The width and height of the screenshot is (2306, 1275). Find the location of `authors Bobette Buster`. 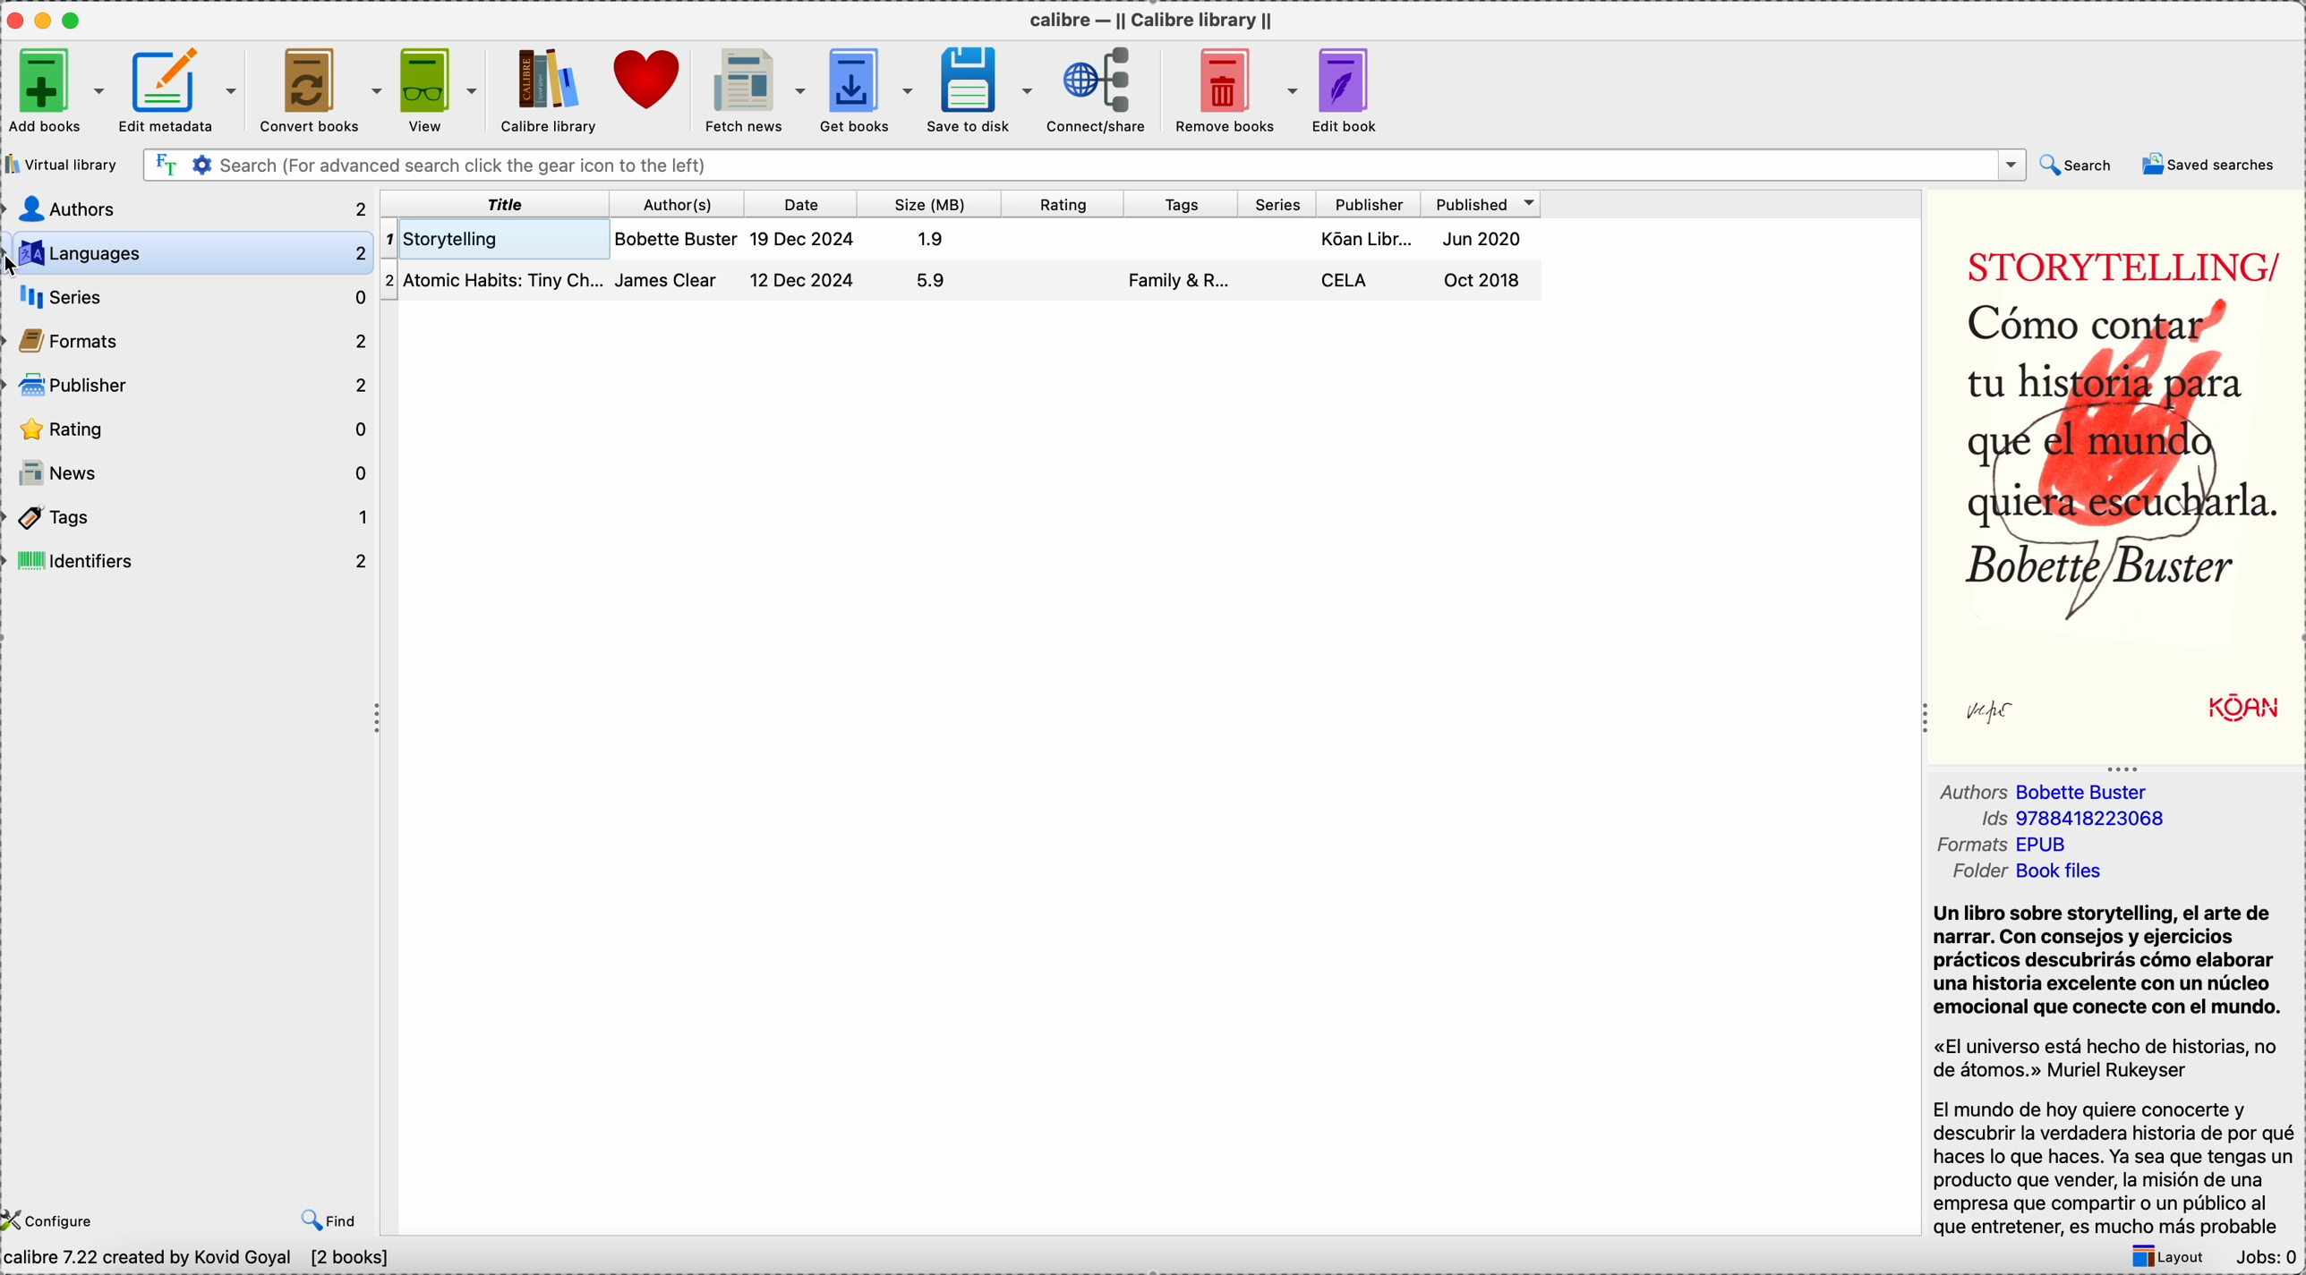

authors Bobette Buster is located at coordinates (2046, 791).